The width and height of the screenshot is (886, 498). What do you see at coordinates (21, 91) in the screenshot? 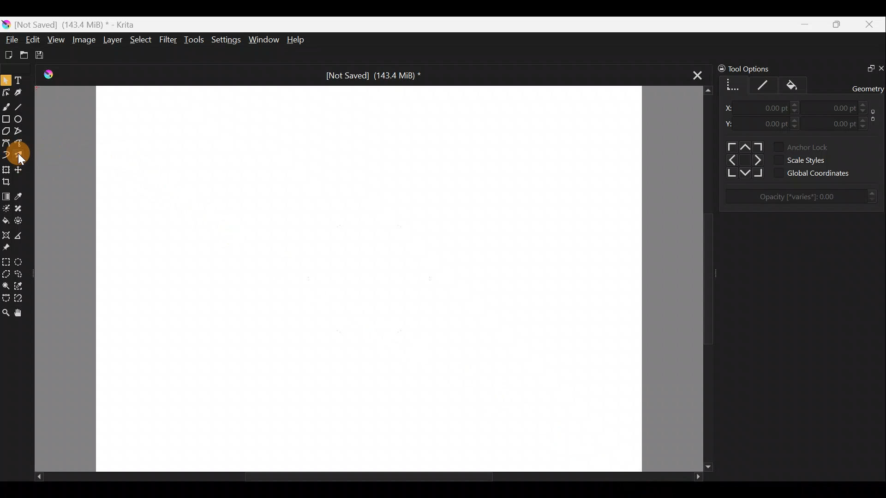
I see `Calligraphy` at bounding box center [21, 91].